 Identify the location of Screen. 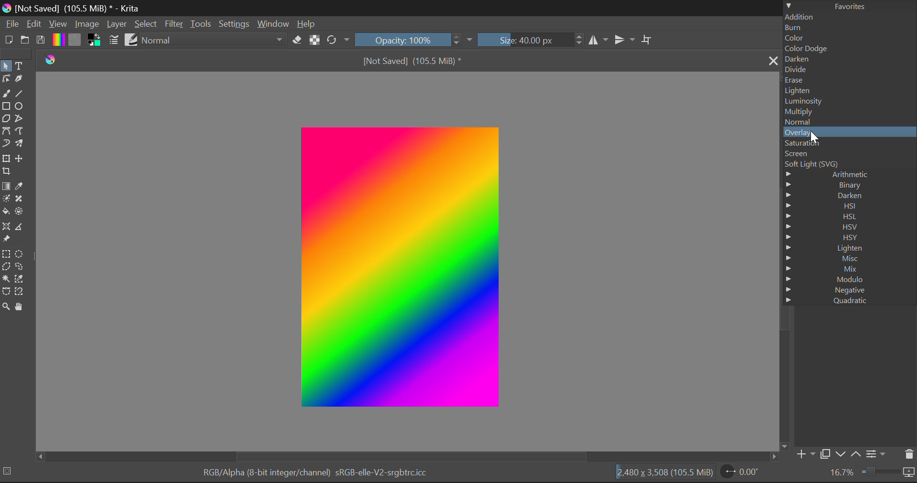
(848, 155).